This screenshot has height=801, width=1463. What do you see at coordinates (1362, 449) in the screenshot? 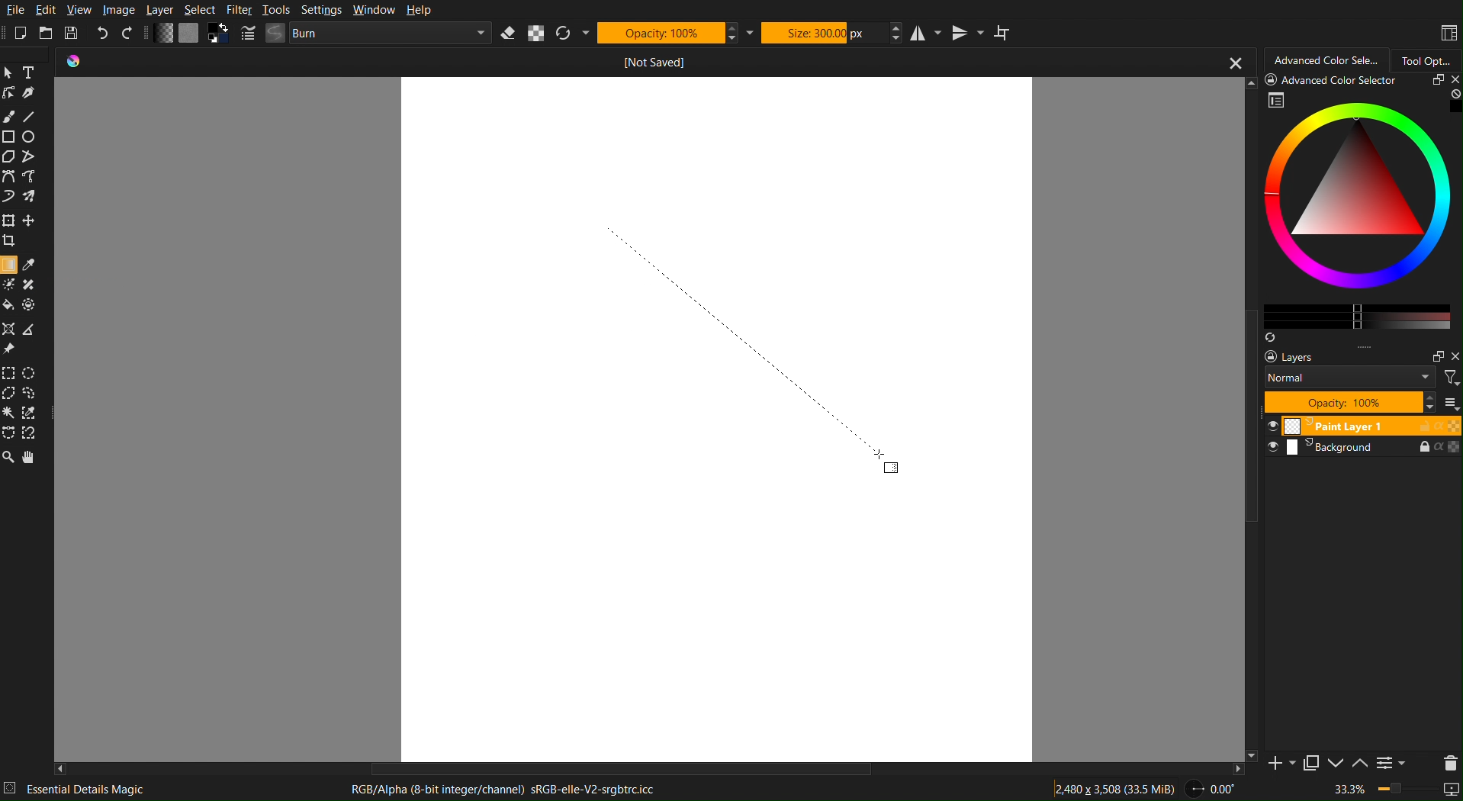
I see `Background` at bounding box center [1362, 449].